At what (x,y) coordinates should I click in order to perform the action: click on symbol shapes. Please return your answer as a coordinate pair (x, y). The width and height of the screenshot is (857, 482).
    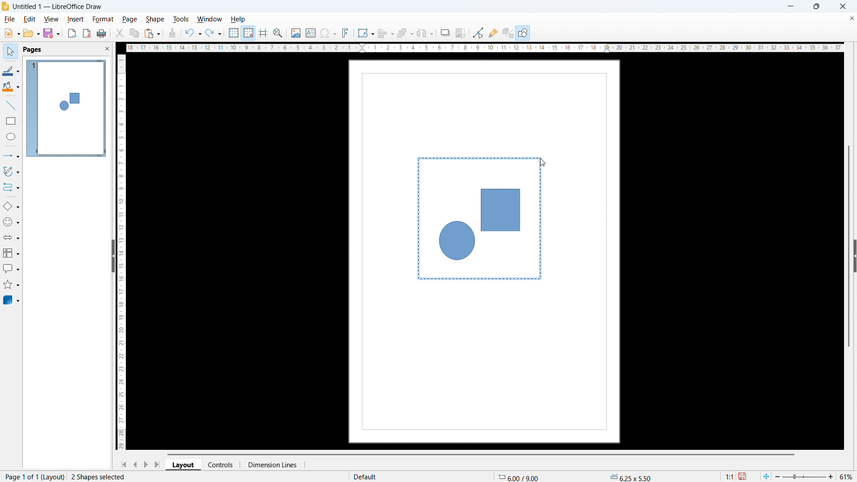
    Looking at the image, I should click on (11, 222).